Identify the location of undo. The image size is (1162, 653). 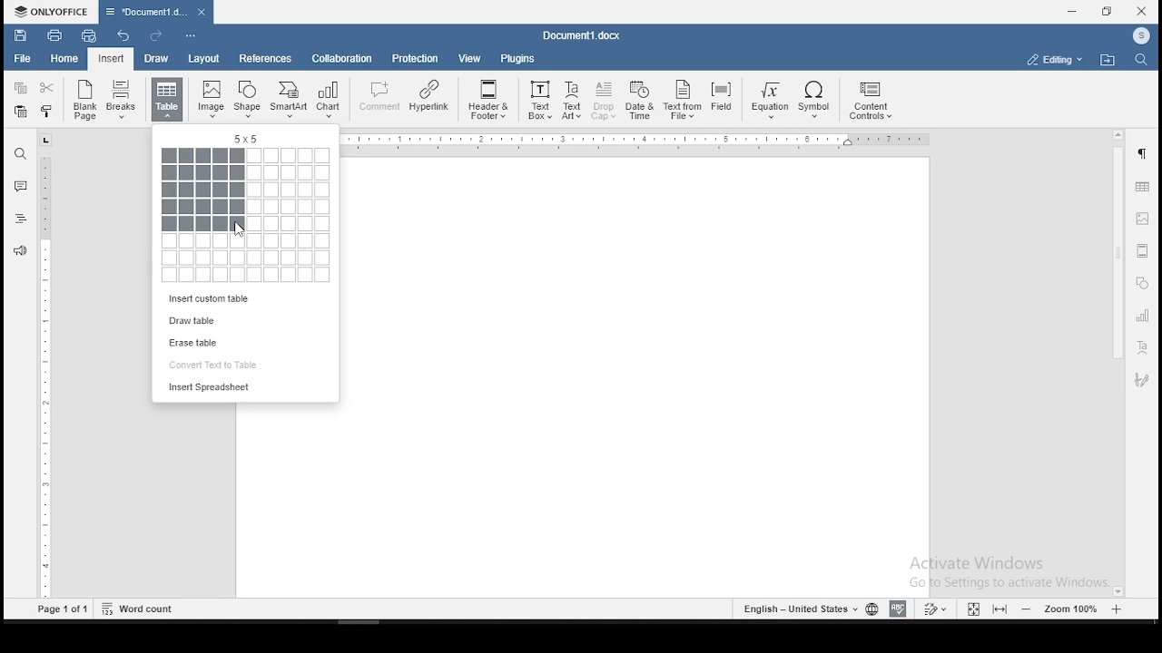
(126, 37).